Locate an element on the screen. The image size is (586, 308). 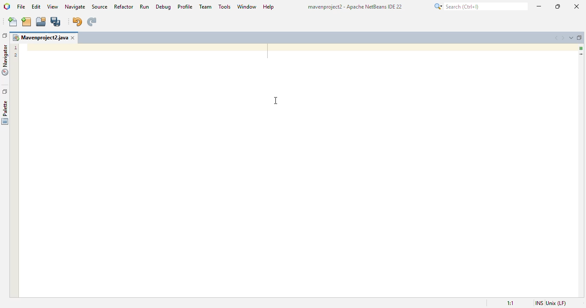
navigate is located at coordinates (75, 7).